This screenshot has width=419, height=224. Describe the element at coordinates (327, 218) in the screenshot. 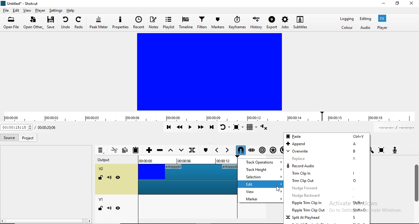

I see `split at playhead` at that location.